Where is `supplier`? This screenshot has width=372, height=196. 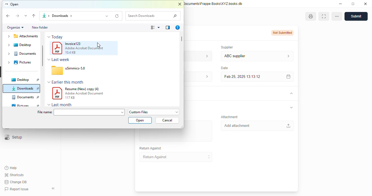
supplier is located at coordinates (226, 47).